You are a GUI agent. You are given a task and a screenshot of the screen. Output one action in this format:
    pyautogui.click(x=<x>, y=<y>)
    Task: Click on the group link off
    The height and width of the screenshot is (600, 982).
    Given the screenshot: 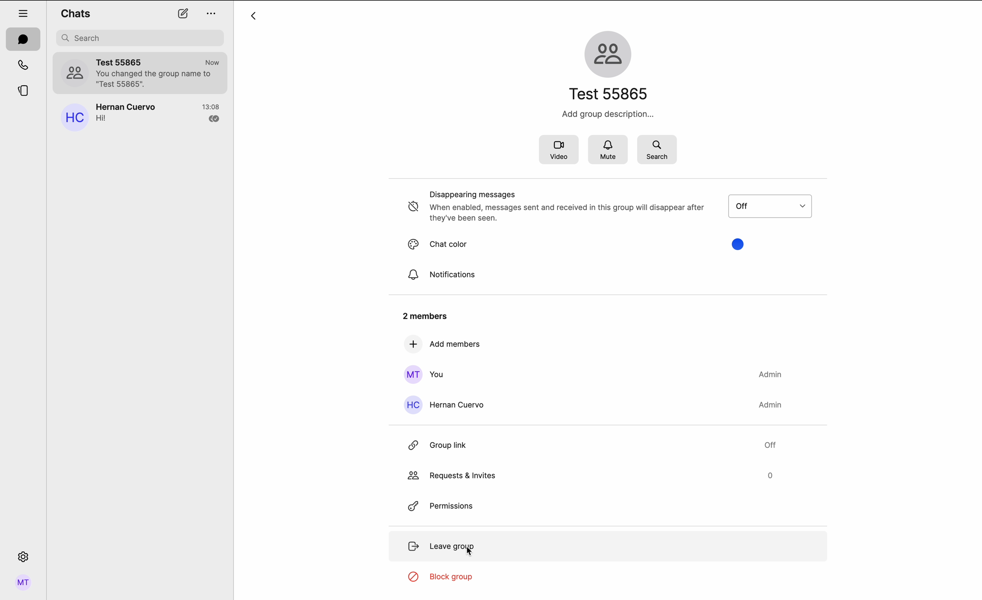 What is the action you would take?
    pyautogui.click(x=591, y=442)
    